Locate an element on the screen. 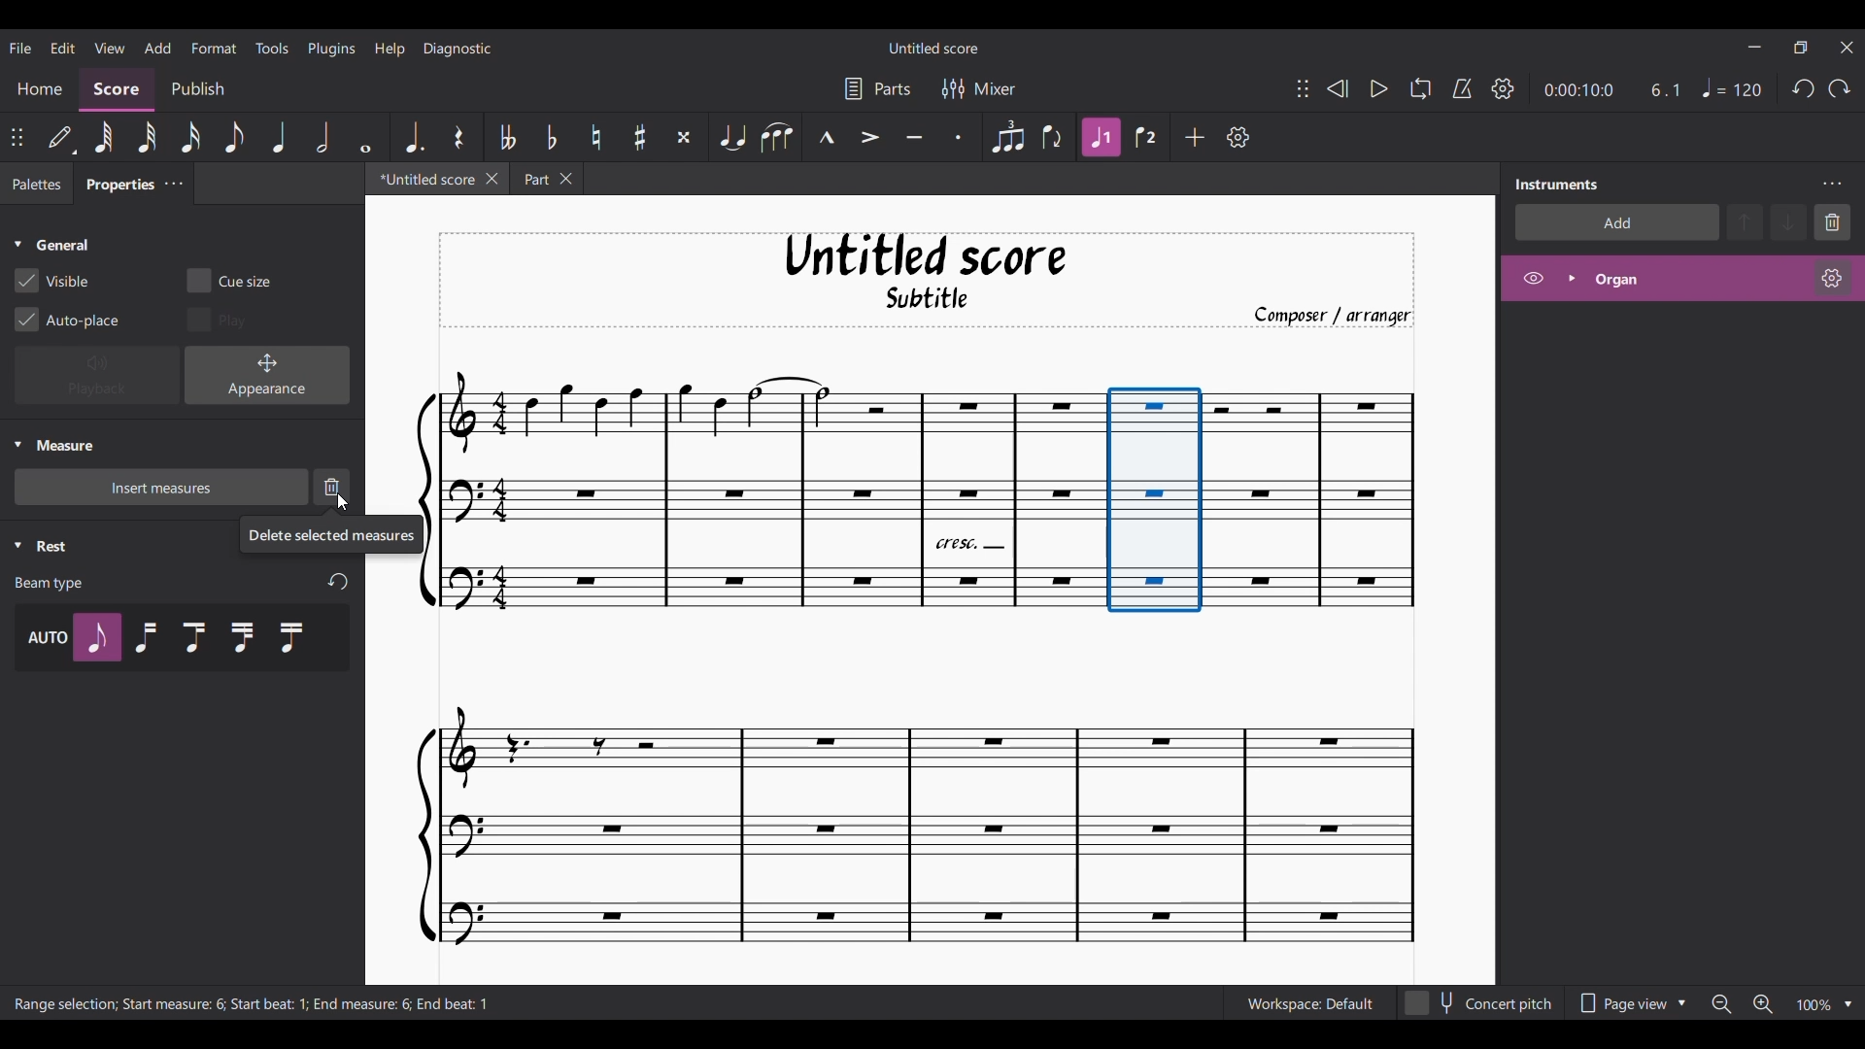  Playback is located at coordinates (98, 375).